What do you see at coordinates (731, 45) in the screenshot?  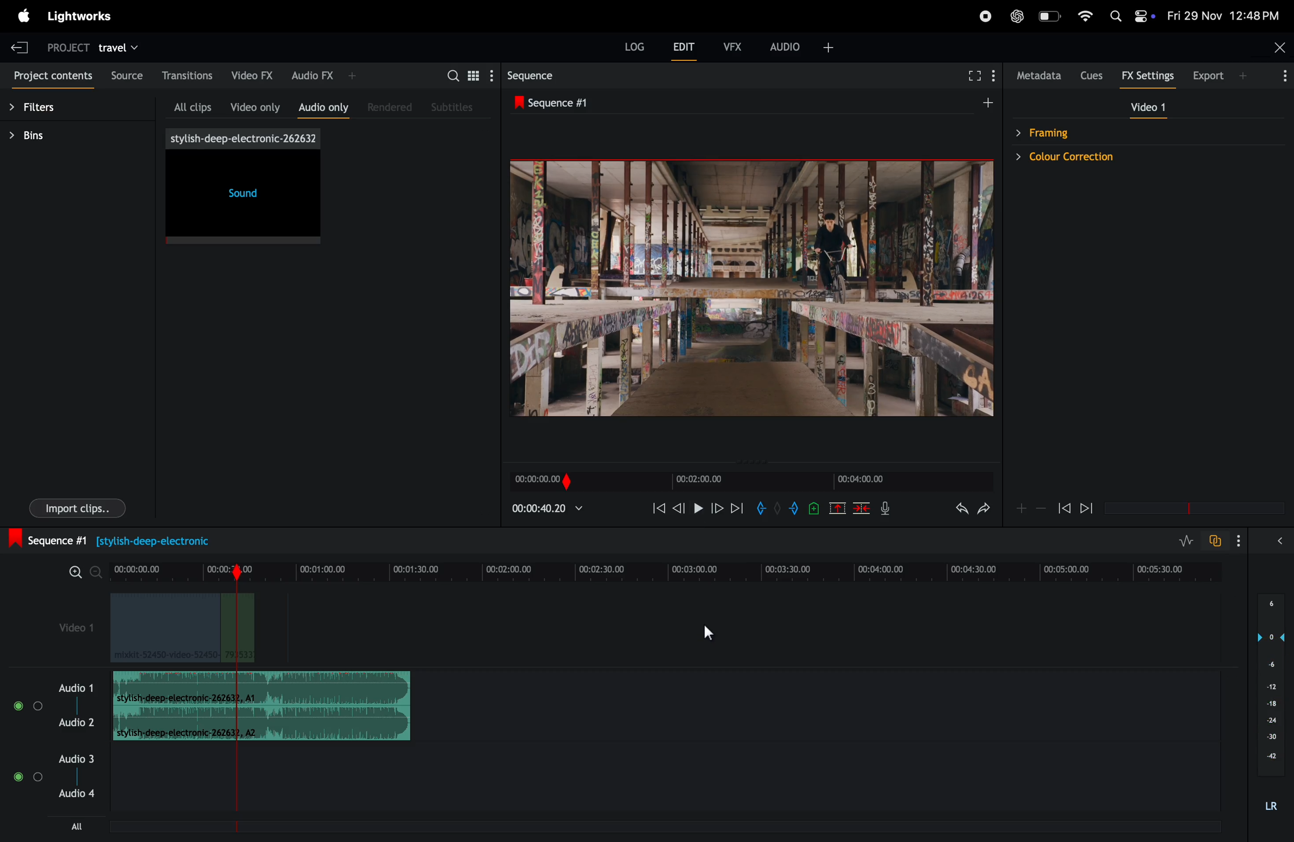 I see `vfx` at bounding box center [731, 45].